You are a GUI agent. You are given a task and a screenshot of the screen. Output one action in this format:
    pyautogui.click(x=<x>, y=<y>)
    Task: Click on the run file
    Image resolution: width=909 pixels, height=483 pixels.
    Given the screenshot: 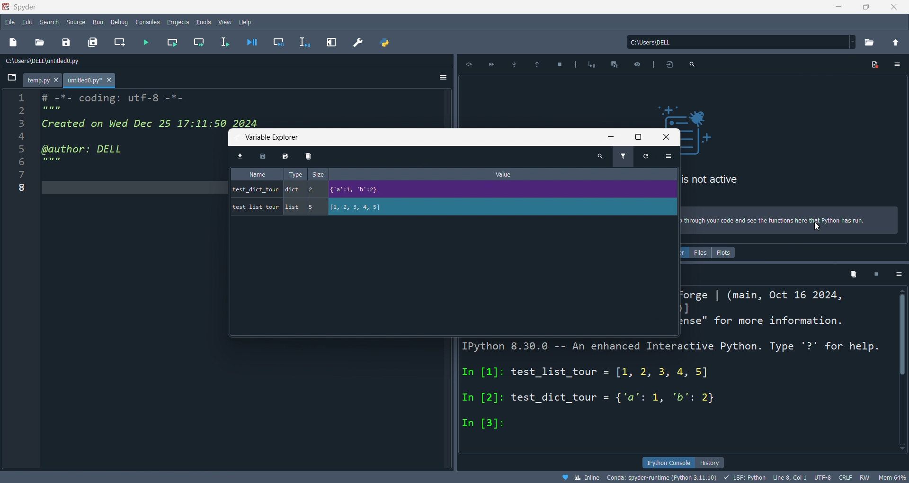 What is the action you would take?
    pyautogui.click(x=144, y=41)
    